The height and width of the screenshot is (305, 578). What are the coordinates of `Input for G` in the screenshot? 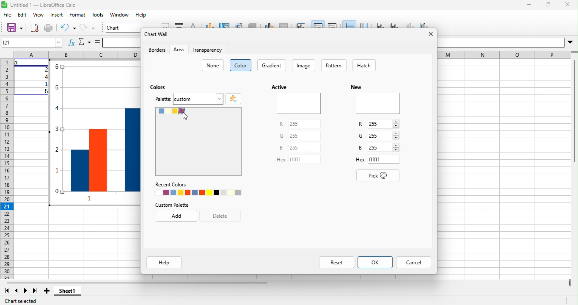 It's located at (305, 136).